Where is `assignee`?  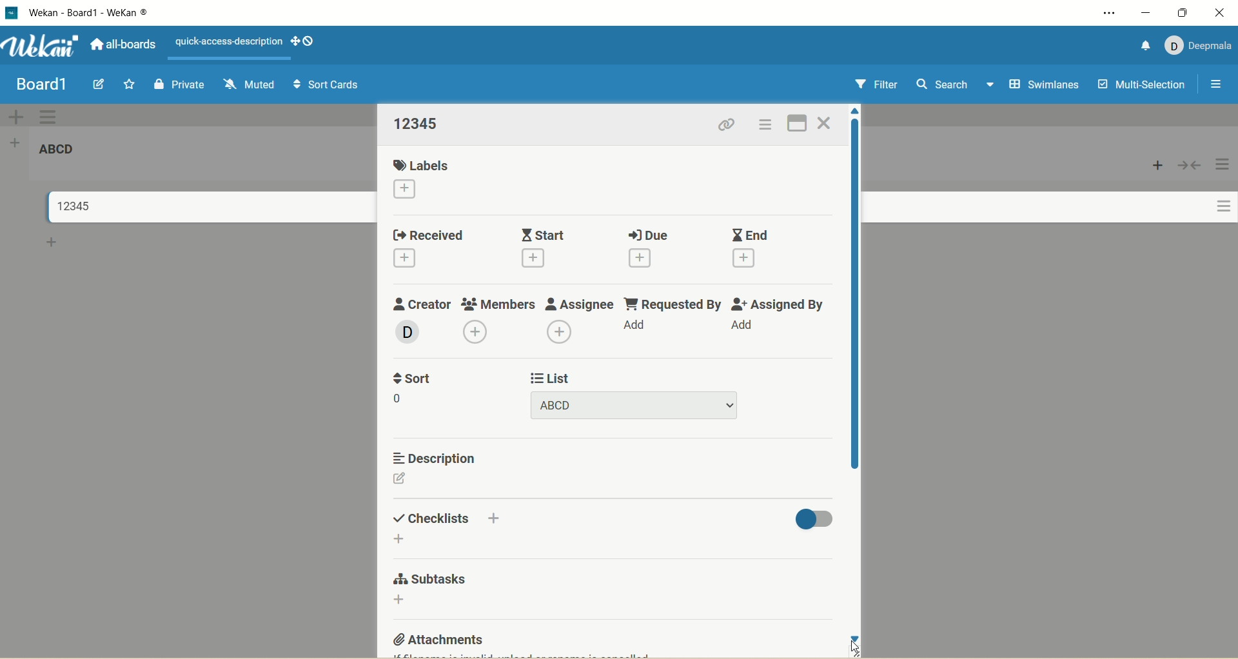
assignee is located at coordinates (579, 304).